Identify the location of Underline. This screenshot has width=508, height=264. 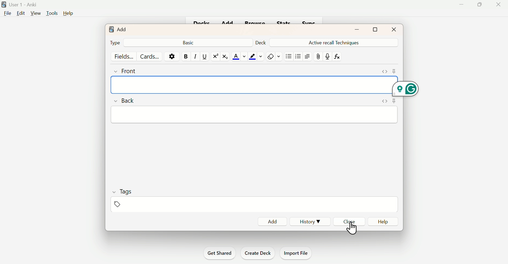
(205, 57).